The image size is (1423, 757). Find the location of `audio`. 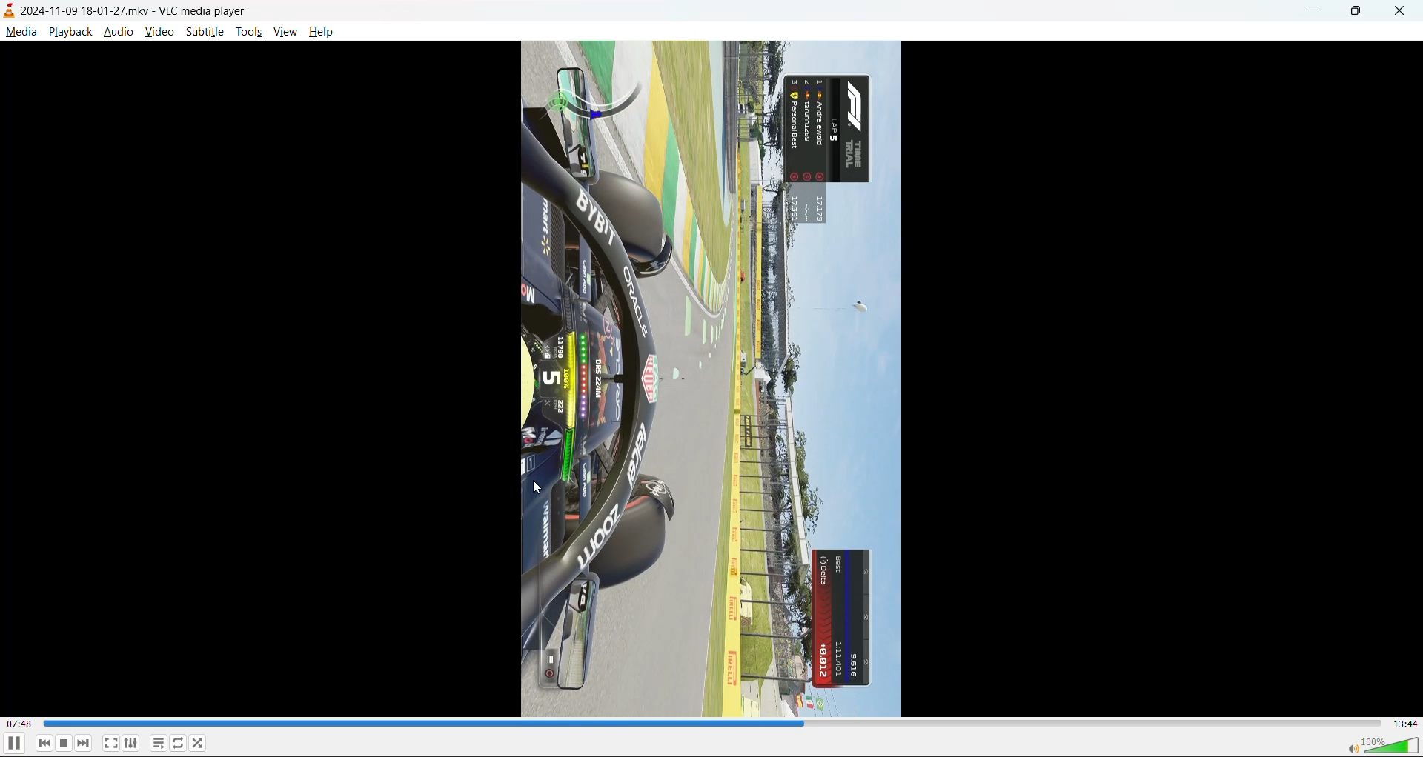

audio is located at coordinates (119, 31).